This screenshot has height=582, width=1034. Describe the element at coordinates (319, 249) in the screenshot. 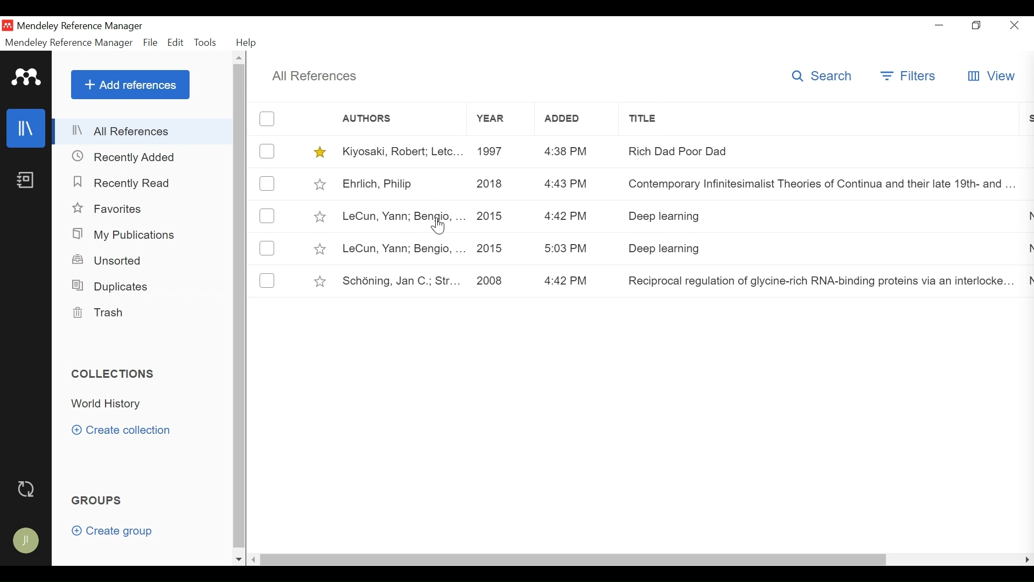

I see `Toggle Favorites` at that location.